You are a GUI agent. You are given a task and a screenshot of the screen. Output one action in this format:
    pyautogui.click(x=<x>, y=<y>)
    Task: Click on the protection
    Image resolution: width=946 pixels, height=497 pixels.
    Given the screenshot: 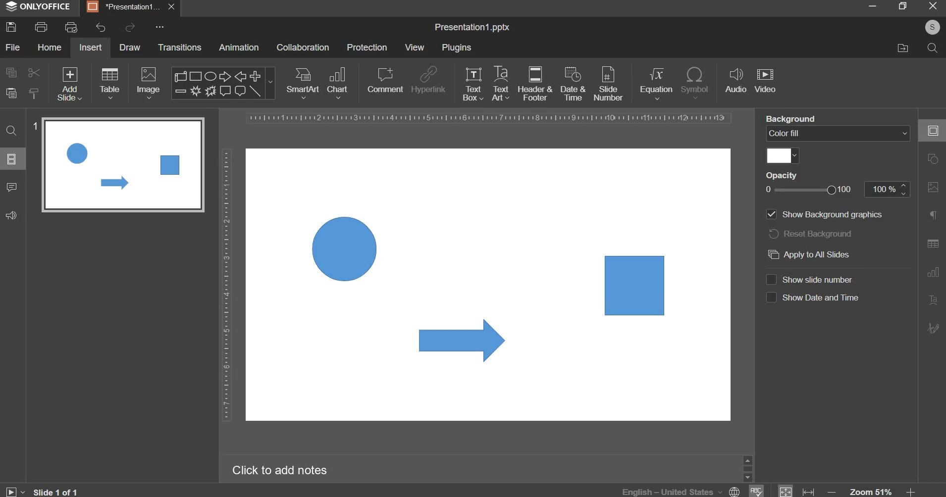 What is the action you would take?
    pyautogui.click(x=367, y=47)
    